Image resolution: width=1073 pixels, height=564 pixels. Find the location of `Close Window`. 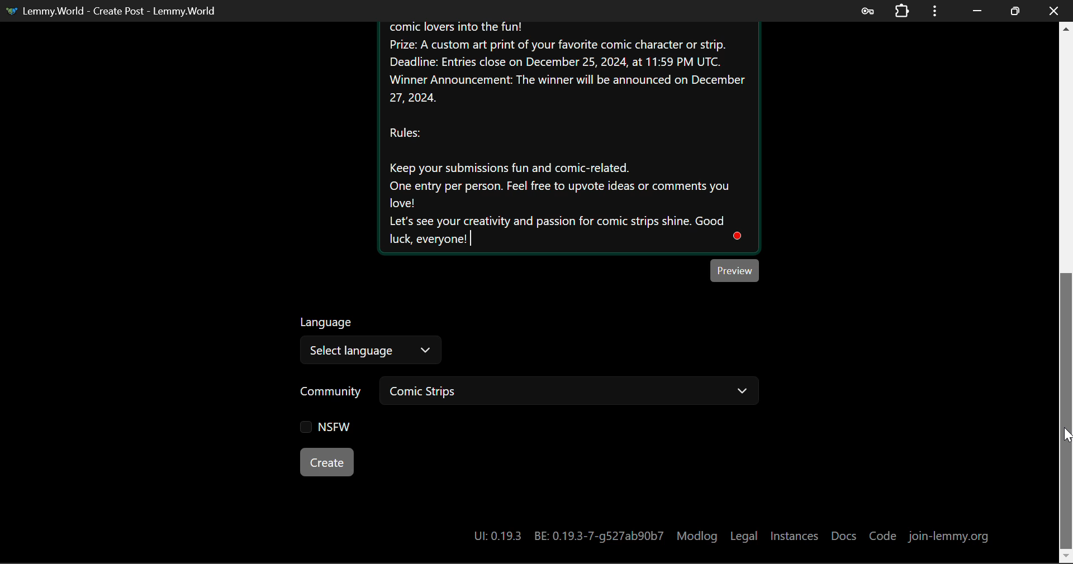

Close Window is located at coordinates (1053, 9).